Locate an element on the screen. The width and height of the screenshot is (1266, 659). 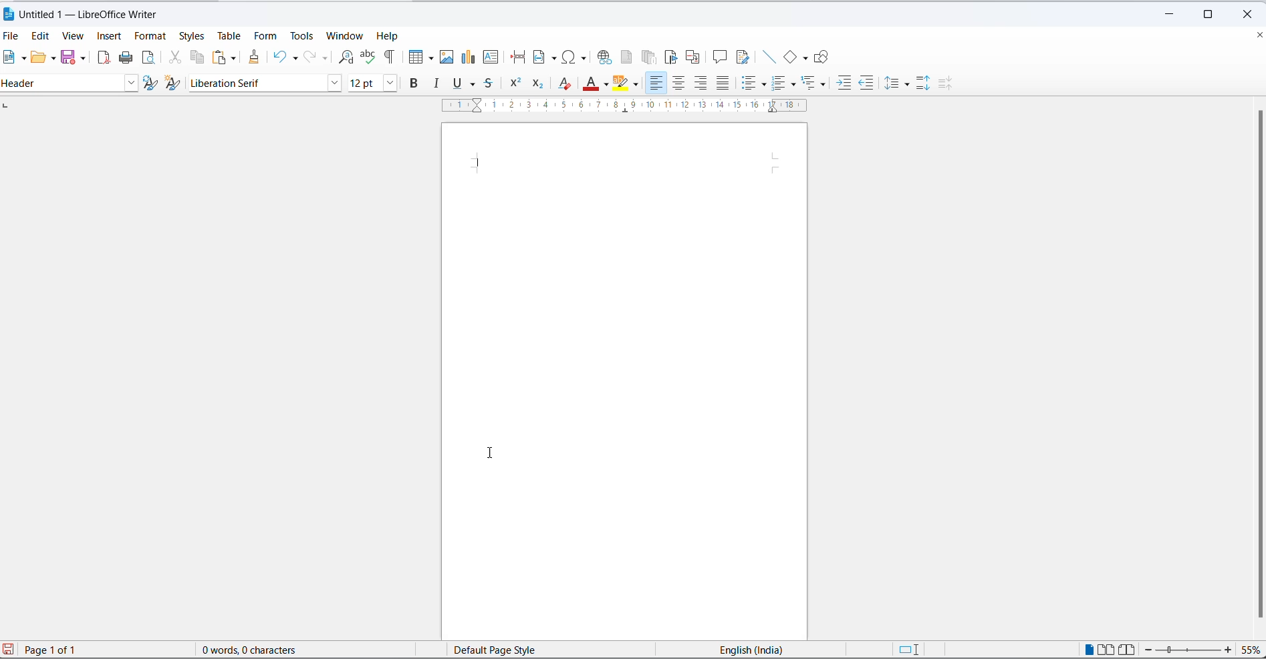
underline is located at coordinates (474, 85).